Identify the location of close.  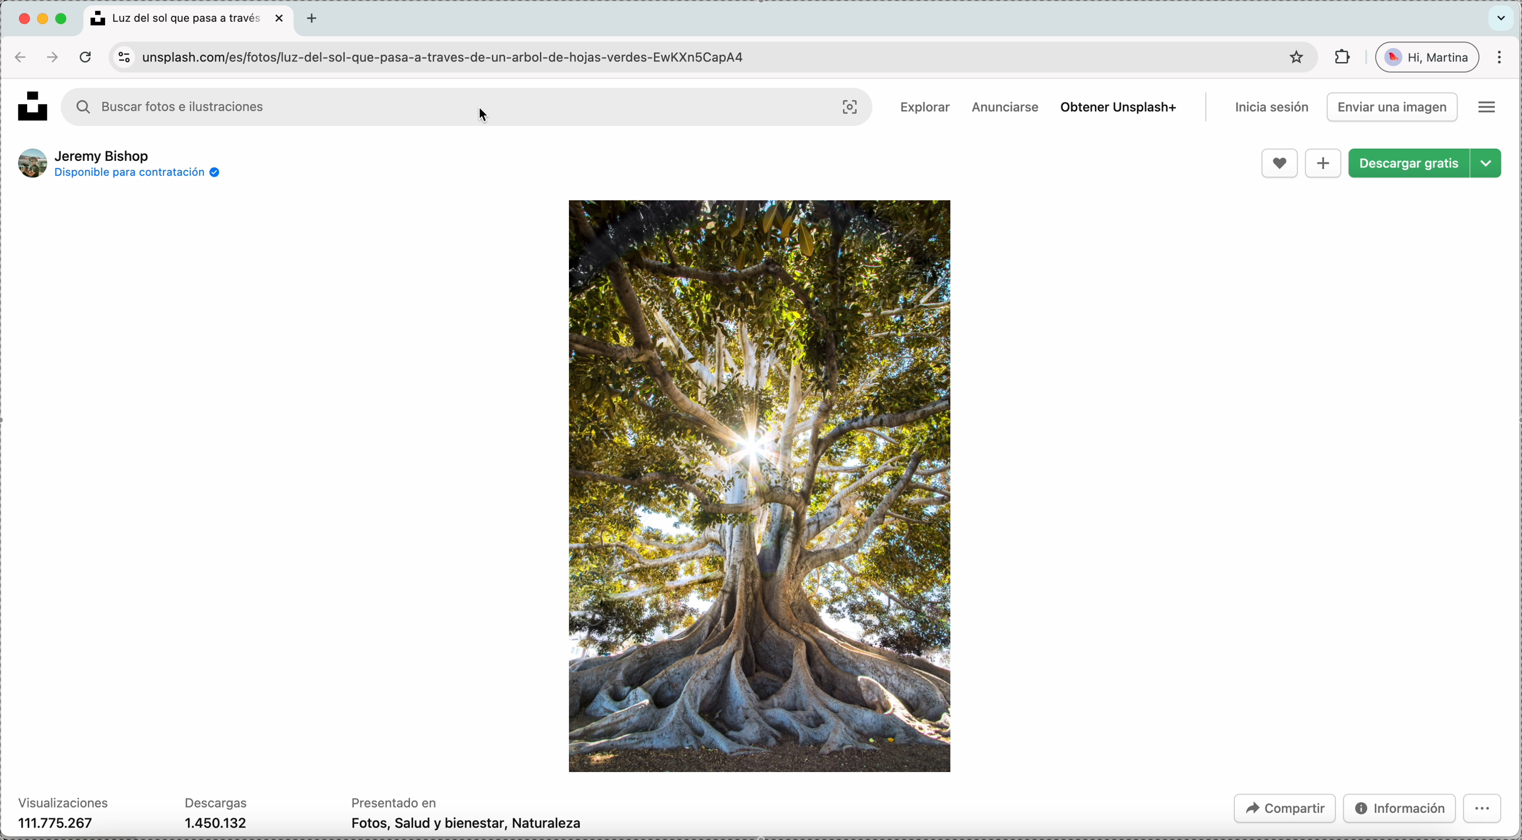
(282, 19).